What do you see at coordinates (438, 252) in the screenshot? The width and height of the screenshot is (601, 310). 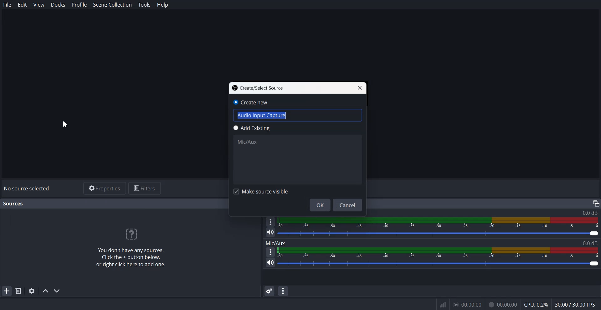 I see `Volume Indicator` at bounding box center [438, 252].